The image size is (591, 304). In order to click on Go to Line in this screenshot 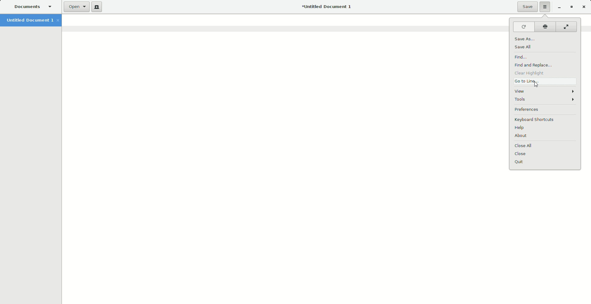, I will do `click(545, 81)`.